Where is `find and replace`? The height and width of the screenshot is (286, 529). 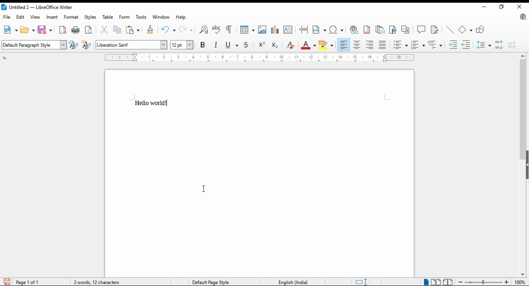
find and replace is located at coordinates (203, 30).